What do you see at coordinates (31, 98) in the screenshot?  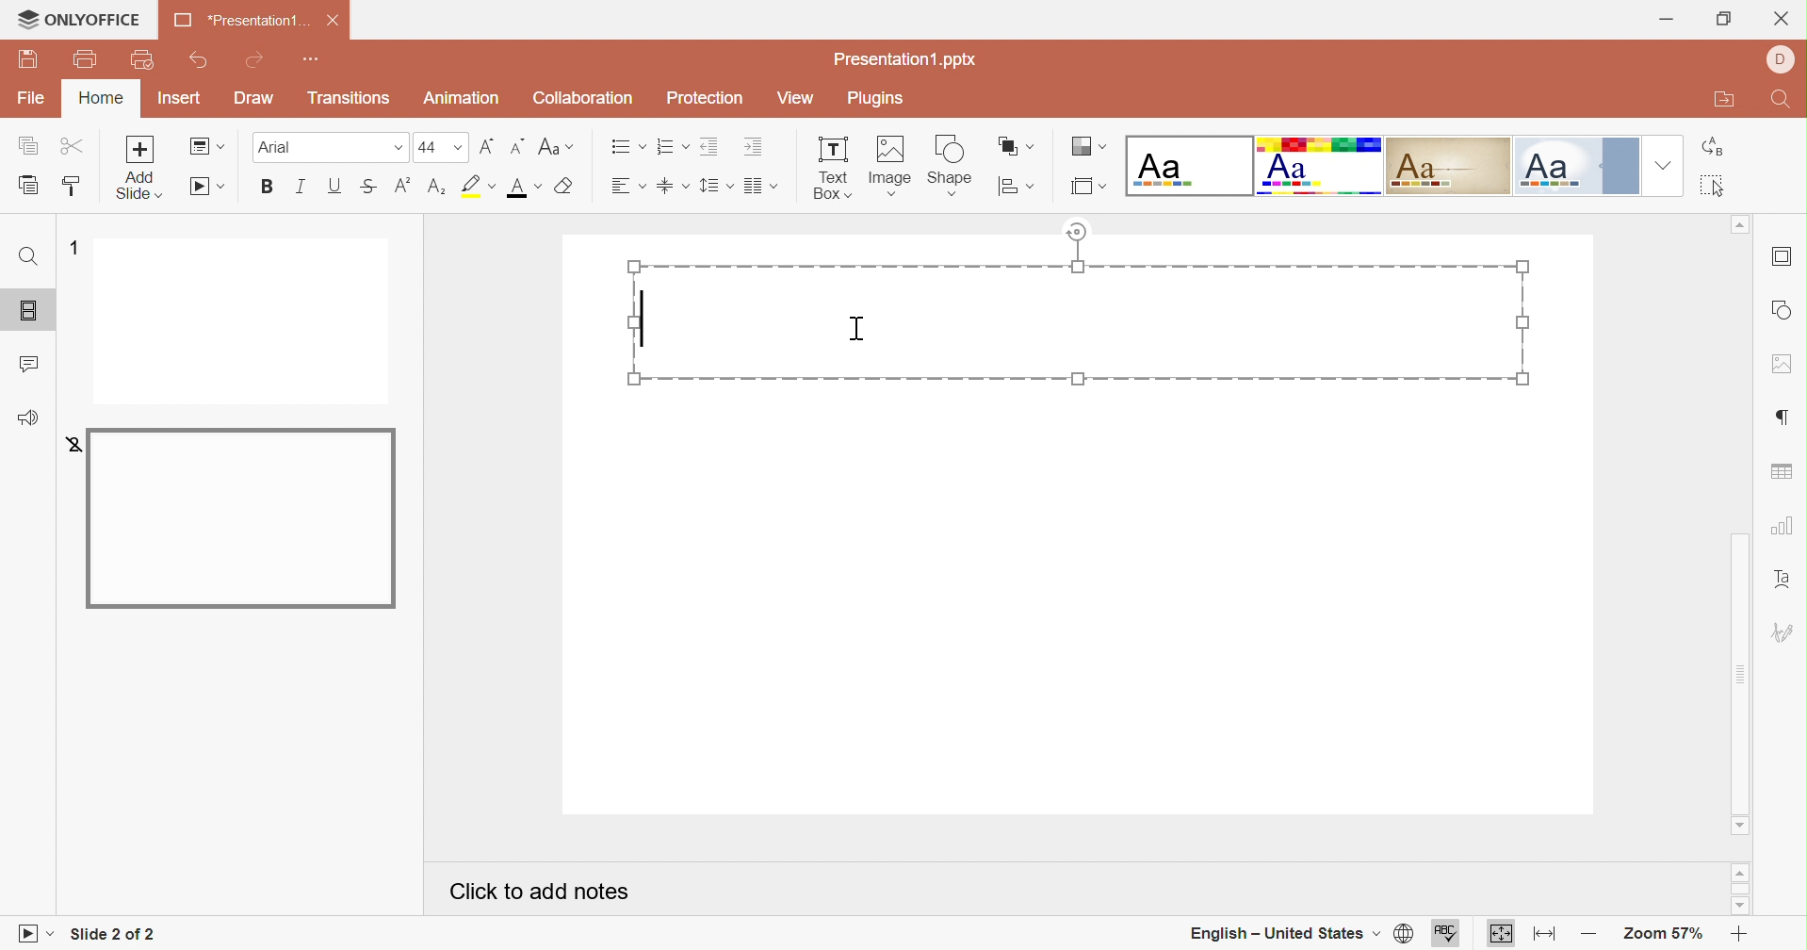 I see `File` at bounding box center [31, 98].